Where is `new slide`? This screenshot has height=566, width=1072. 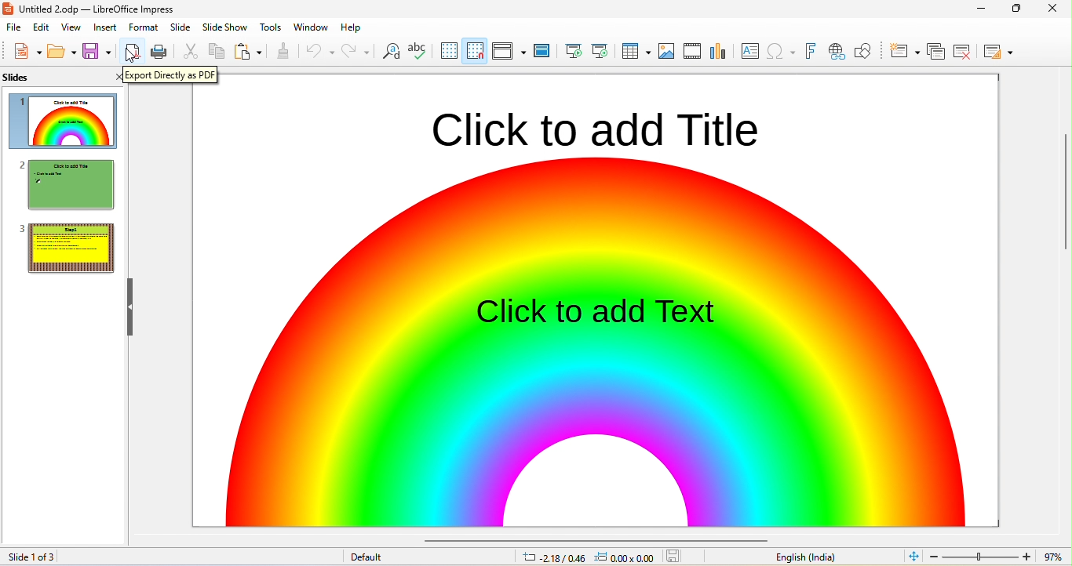
new slide is located at coordinates (904, 50).